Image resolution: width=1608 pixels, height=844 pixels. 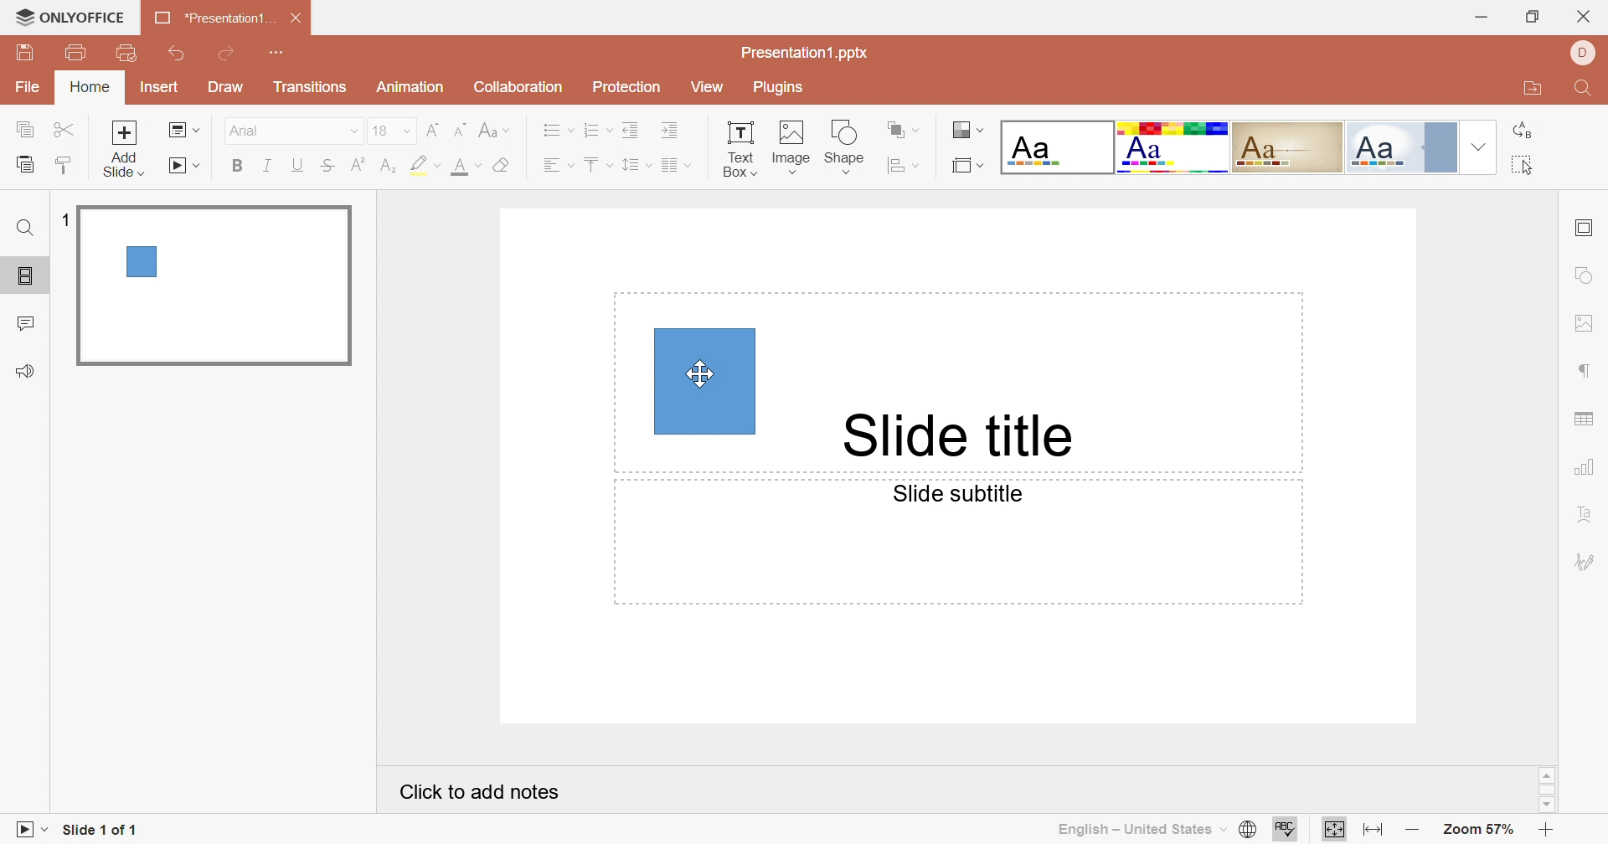 I want to click on Bullets, so click(x=559, y=131).